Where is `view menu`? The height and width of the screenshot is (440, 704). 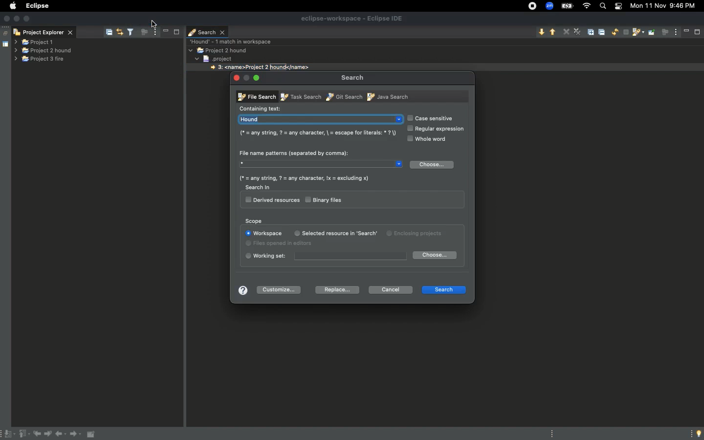
view menu is located at coordinates (154, 32).